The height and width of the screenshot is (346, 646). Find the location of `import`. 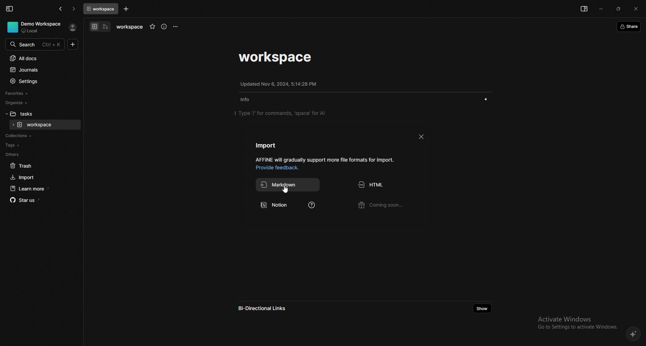

import is located at coordinates (266, 145).